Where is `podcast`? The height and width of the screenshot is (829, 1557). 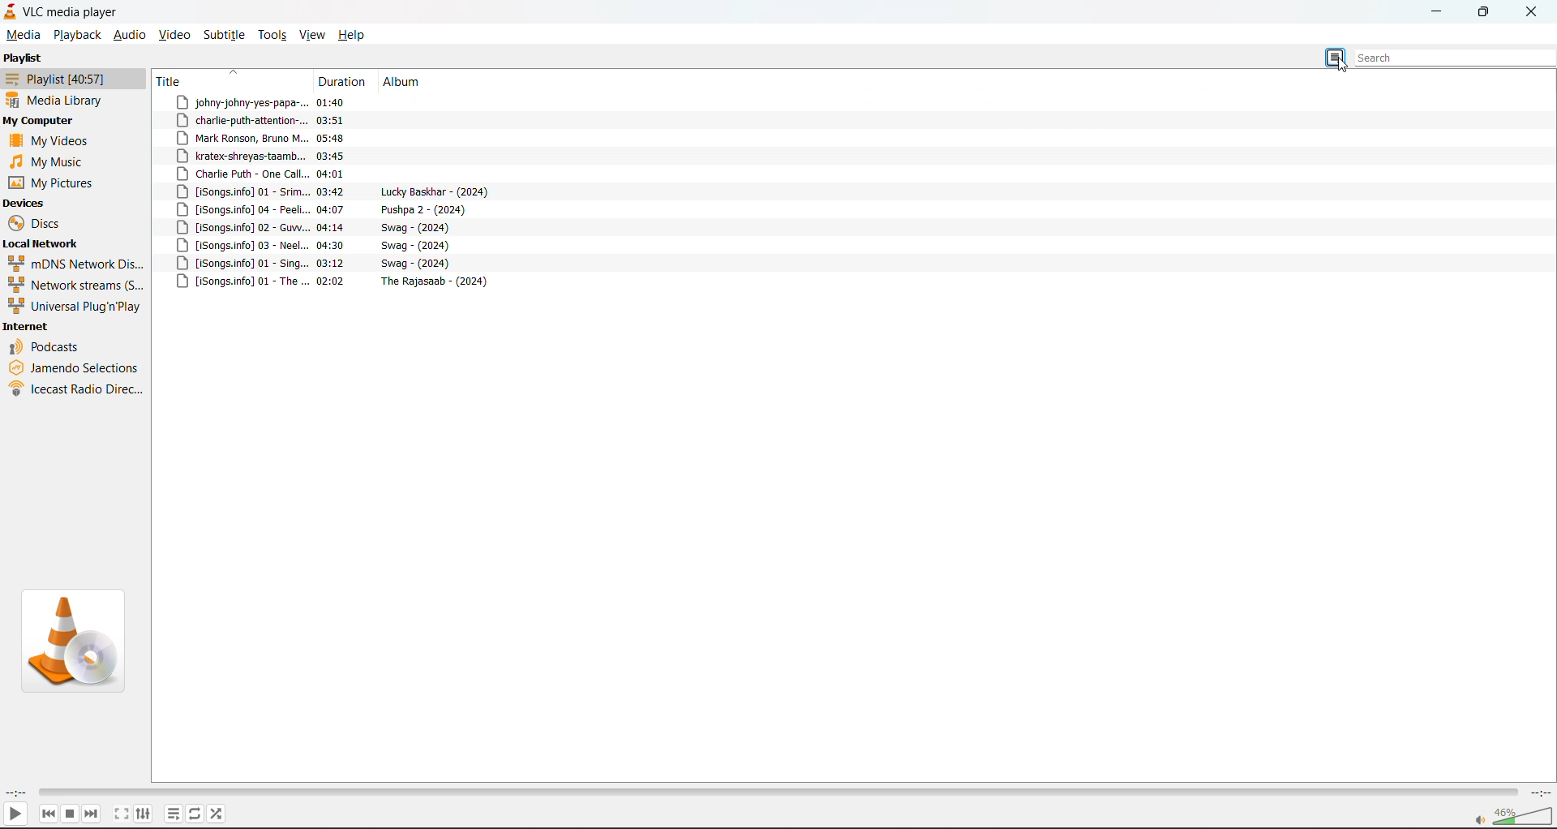
podcast is located at coordinates (49, 348).